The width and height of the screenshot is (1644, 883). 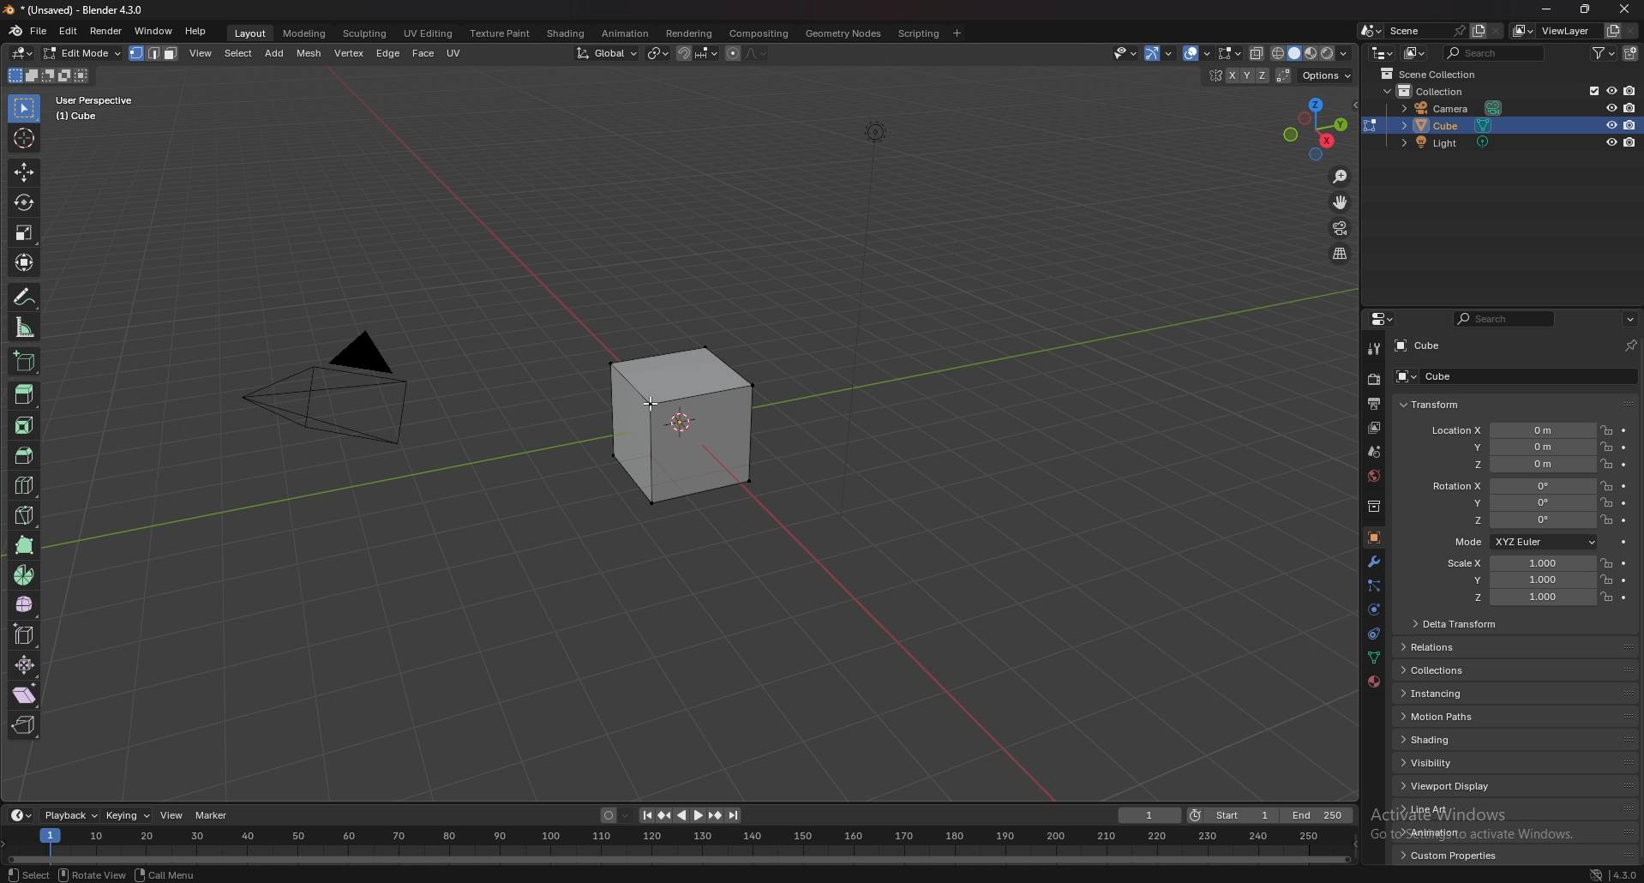 What do you see at coordinates (96, 873) in the screenshot?
I see `rotate view` at bounding box center [96, 873].